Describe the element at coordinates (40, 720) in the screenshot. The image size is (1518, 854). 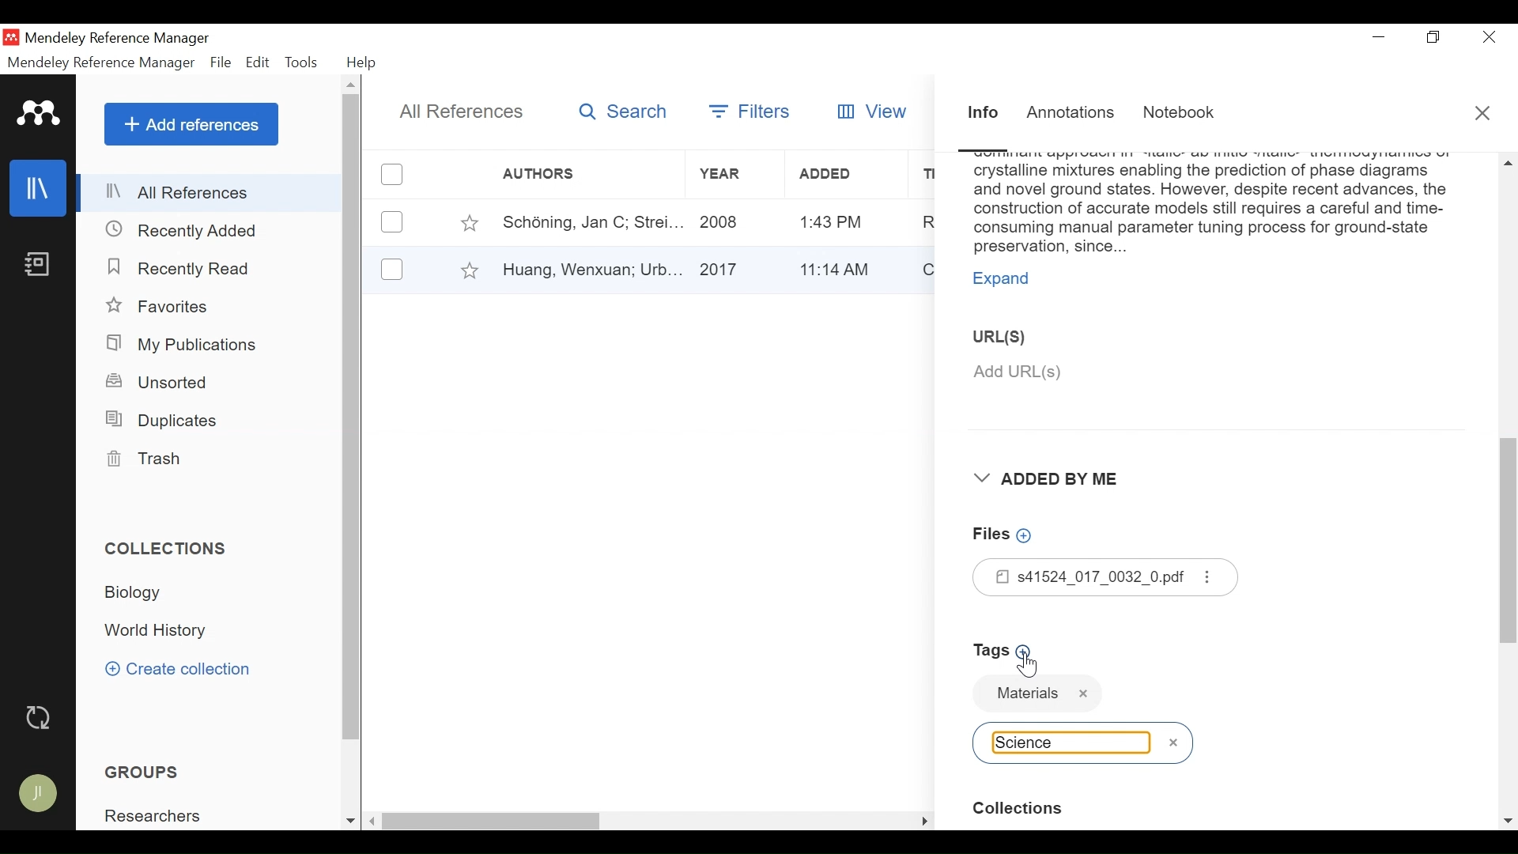
I see `Sync` at that location.